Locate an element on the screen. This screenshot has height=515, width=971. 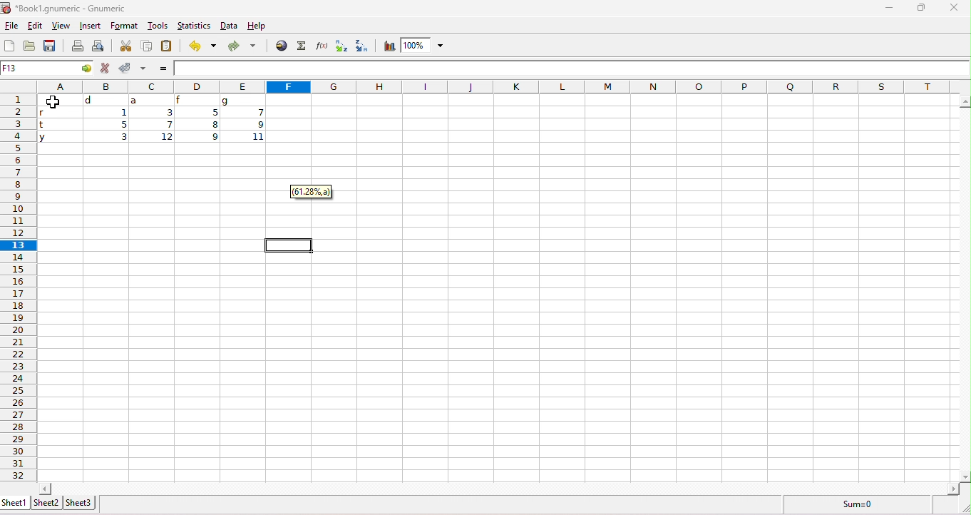
new is located at coordinates (9, 46).